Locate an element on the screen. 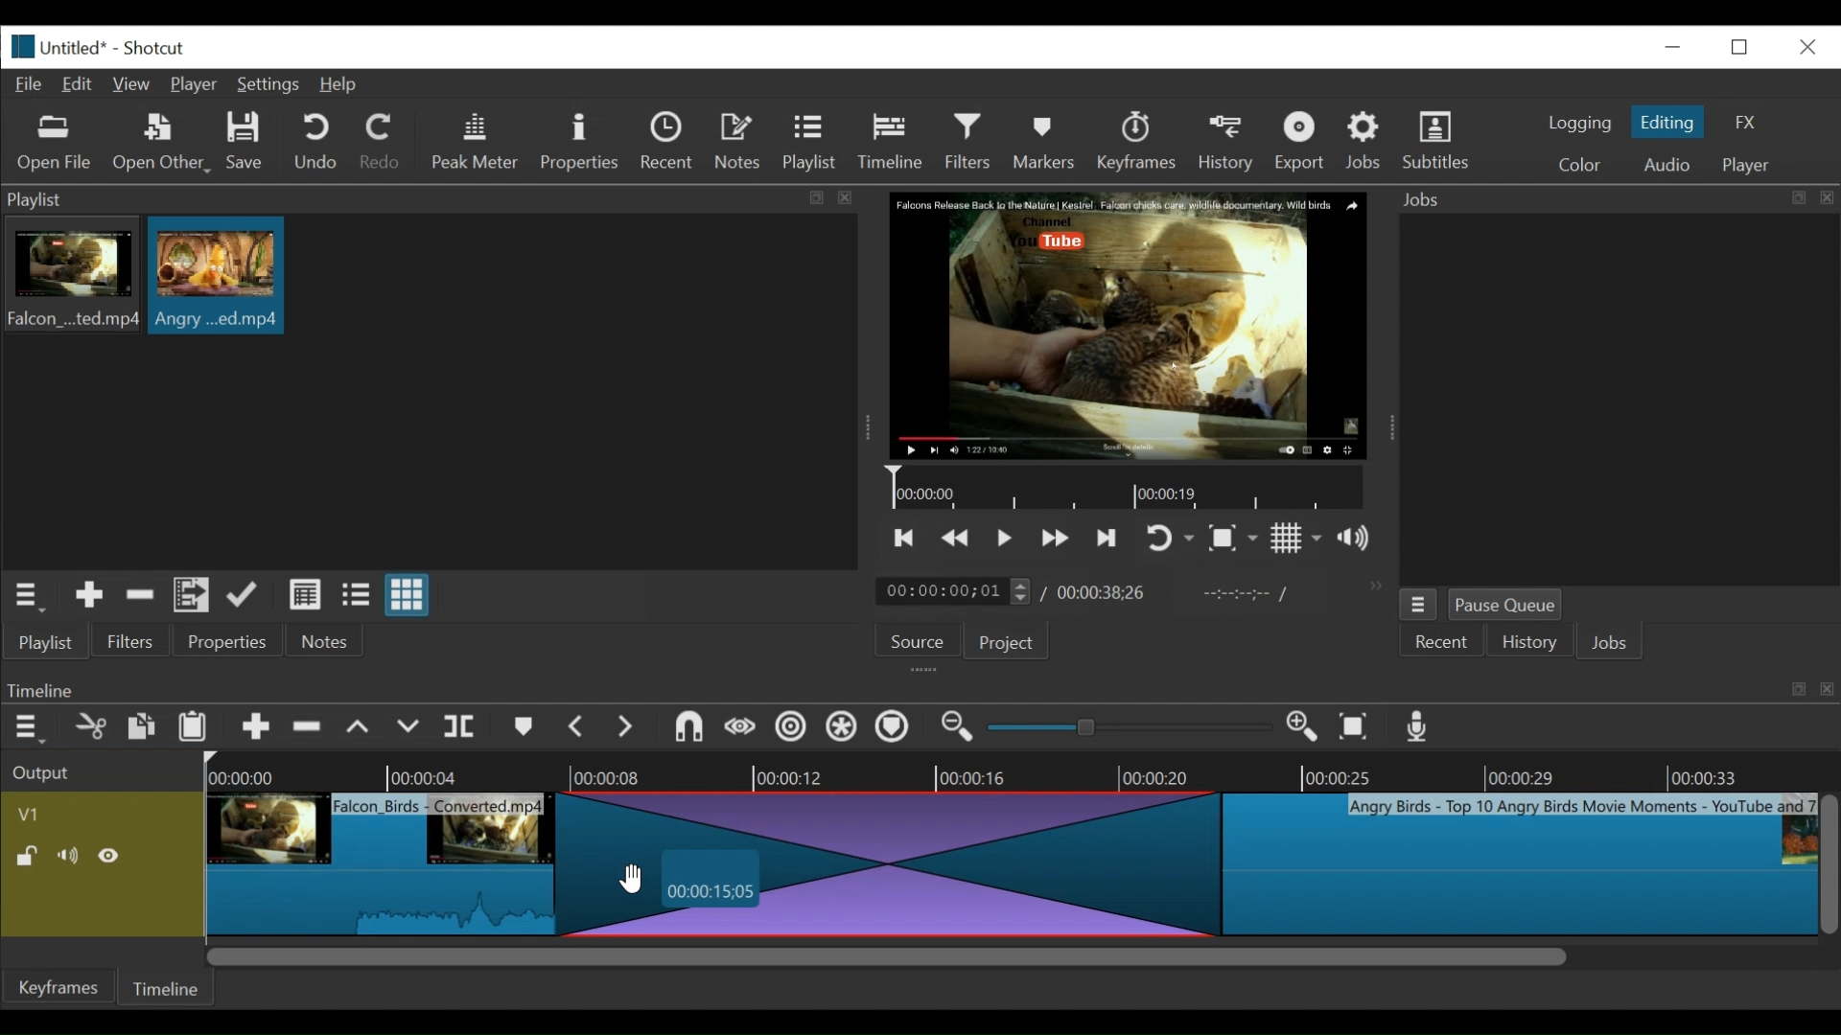 The width and height of the screenshot is (1841, 1035). Shotcut is located at coordinates (153, 50).